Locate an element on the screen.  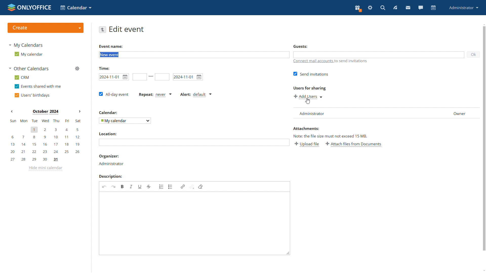
send invitations is located at coordinates (311, 74).